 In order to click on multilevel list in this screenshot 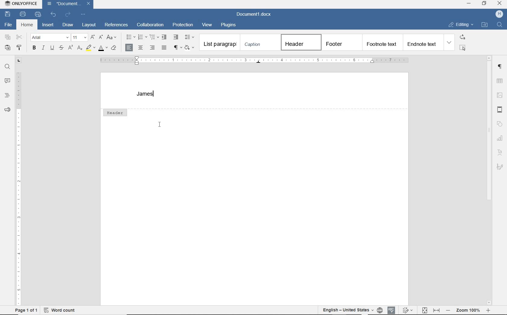, I will do `click(154, 37)`.